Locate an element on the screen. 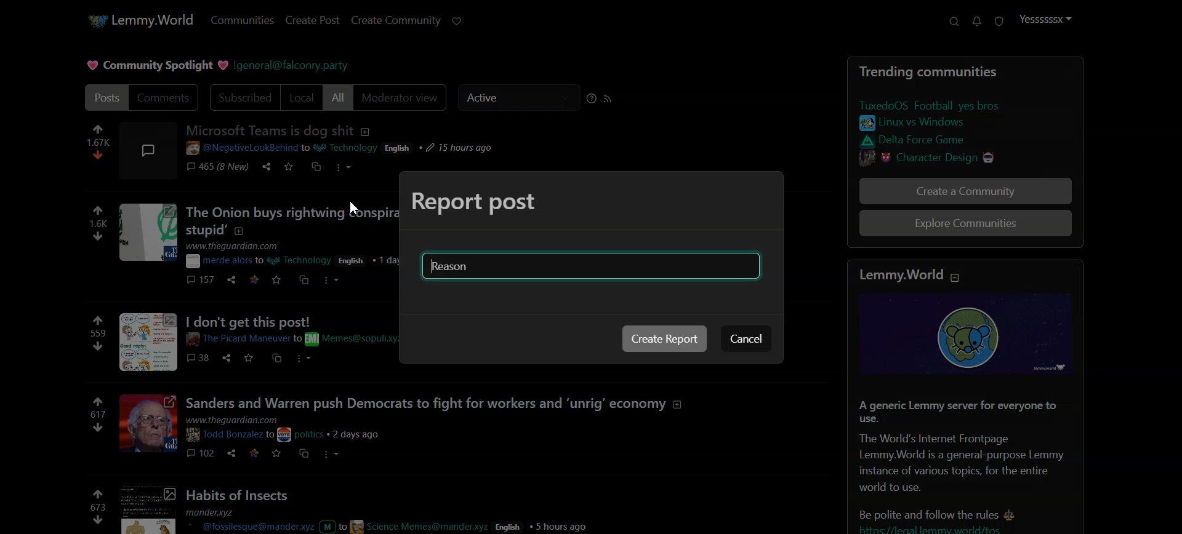  image is located at coordinates (147, 149).